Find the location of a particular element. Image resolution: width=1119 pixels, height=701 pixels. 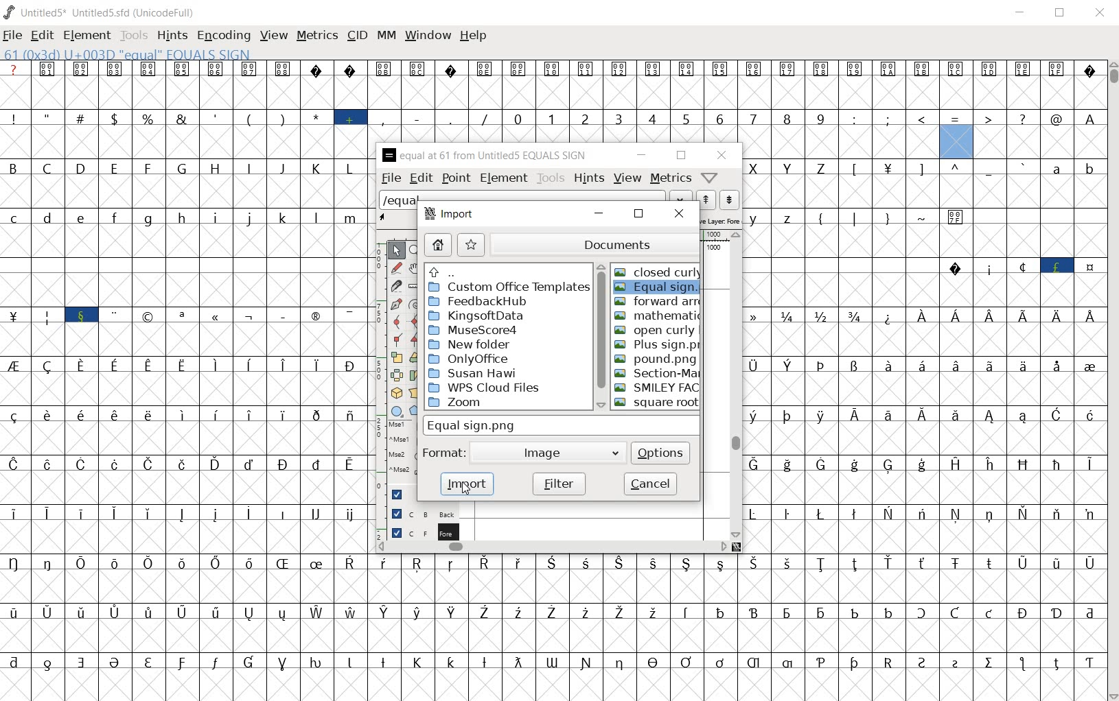

view is located at coordinates (273, 36).